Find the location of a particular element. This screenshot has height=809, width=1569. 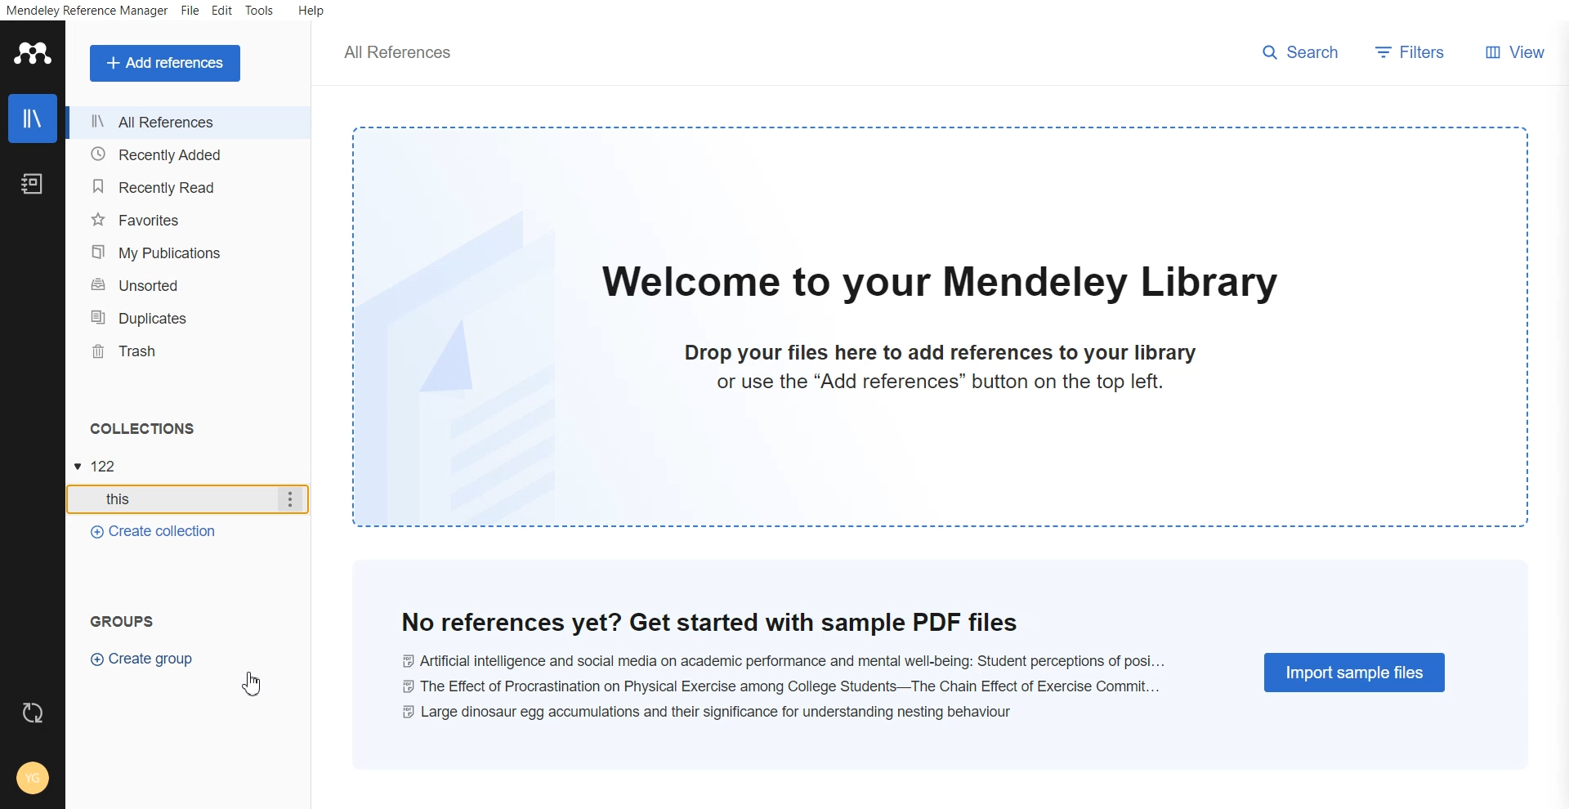

Collections is located at coordinates (139, 428).